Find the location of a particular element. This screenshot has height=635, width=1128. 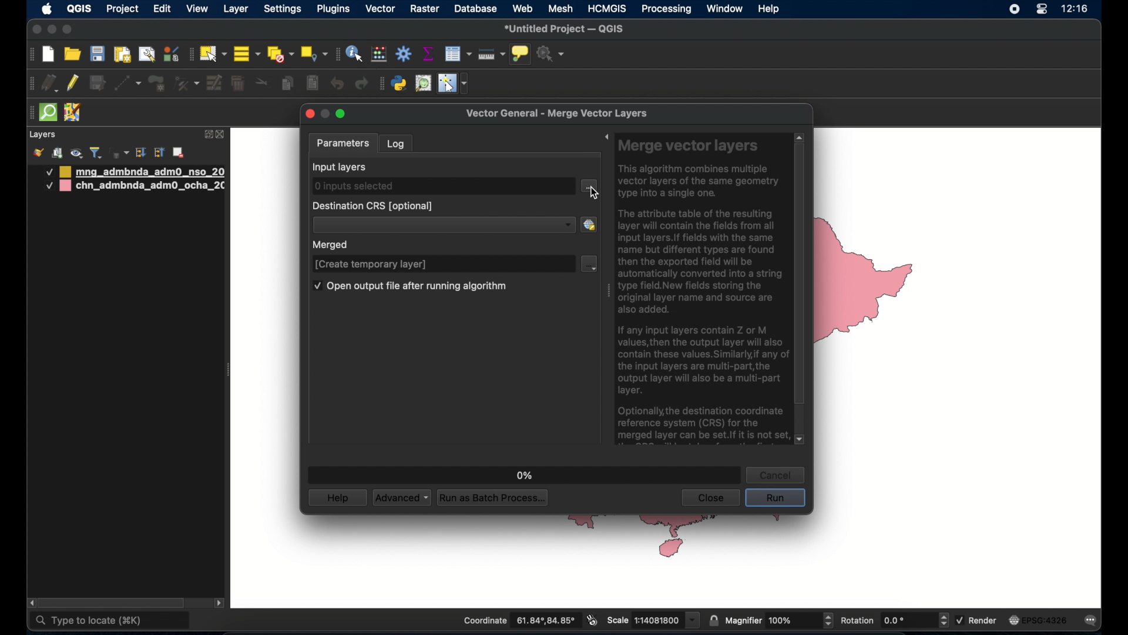

add polygon feature is located at coordinates (157, 83).